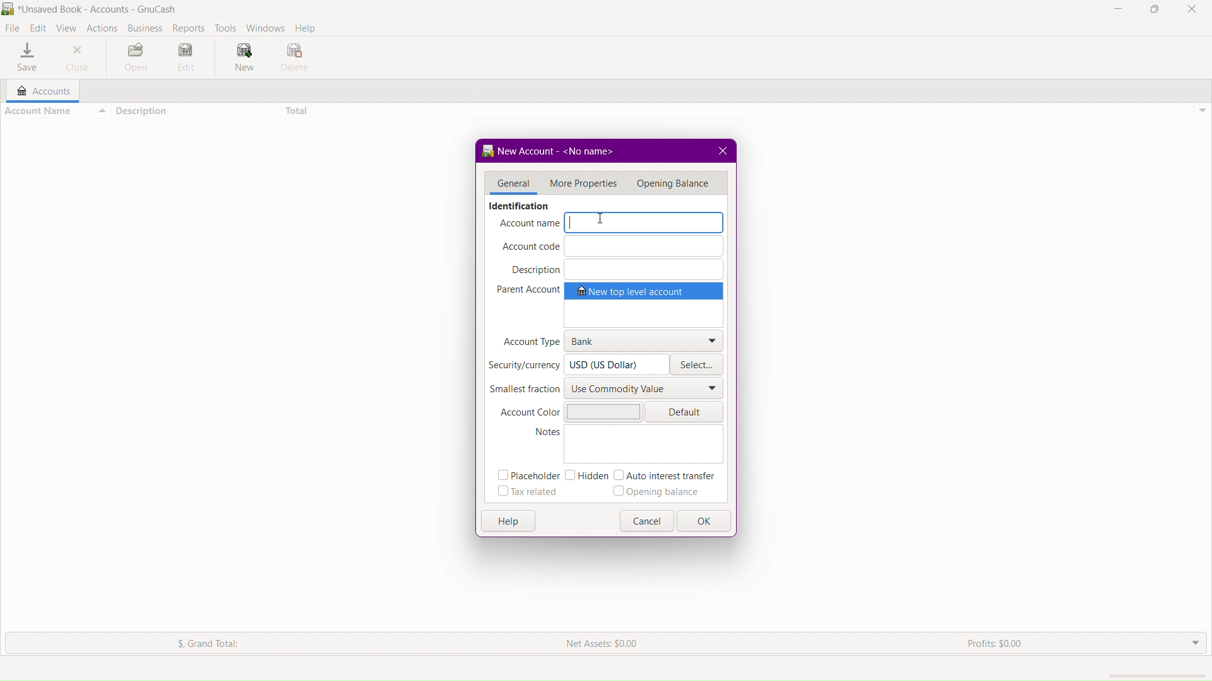 The image size is (1212, 681). Describe the element at coordinates (94, 8) in the screenshot. I see `BR *Unsaved Book - Accounts - GnuCash` at that location.